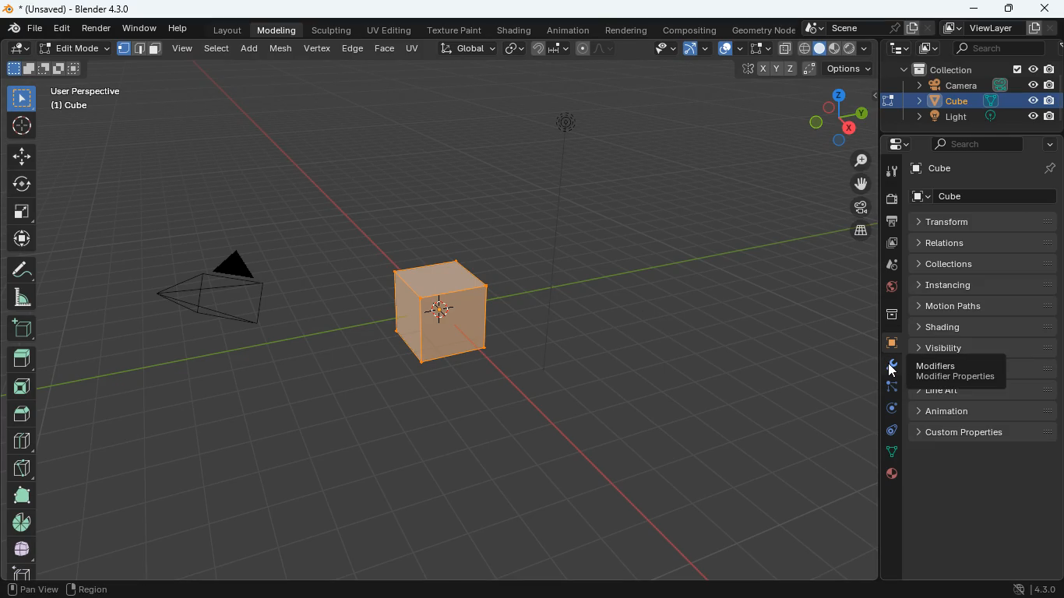  What do you see at coordinates (858, 185) in the screenshot?
I see `move` at bounding box center [858, 185].